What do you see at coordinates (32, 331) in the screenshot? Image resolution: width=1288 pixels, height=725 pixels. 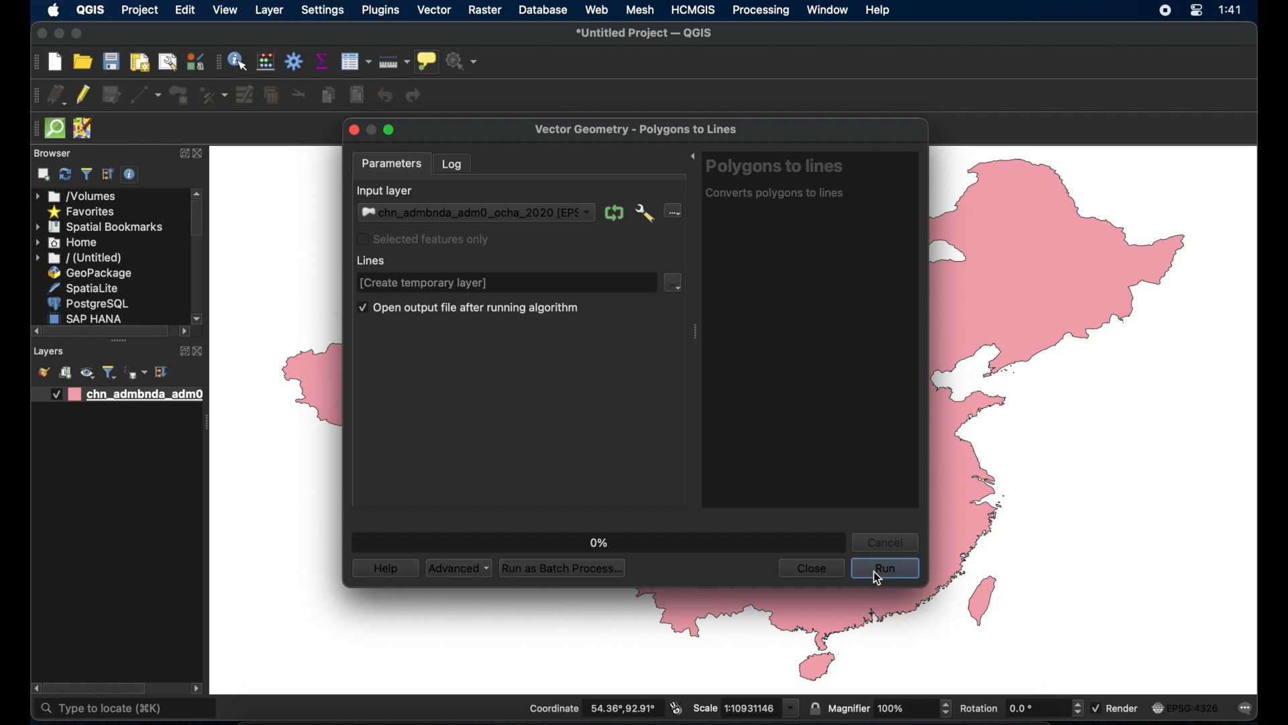 I see `scroll left arrow` at bounding box center [32, 331].